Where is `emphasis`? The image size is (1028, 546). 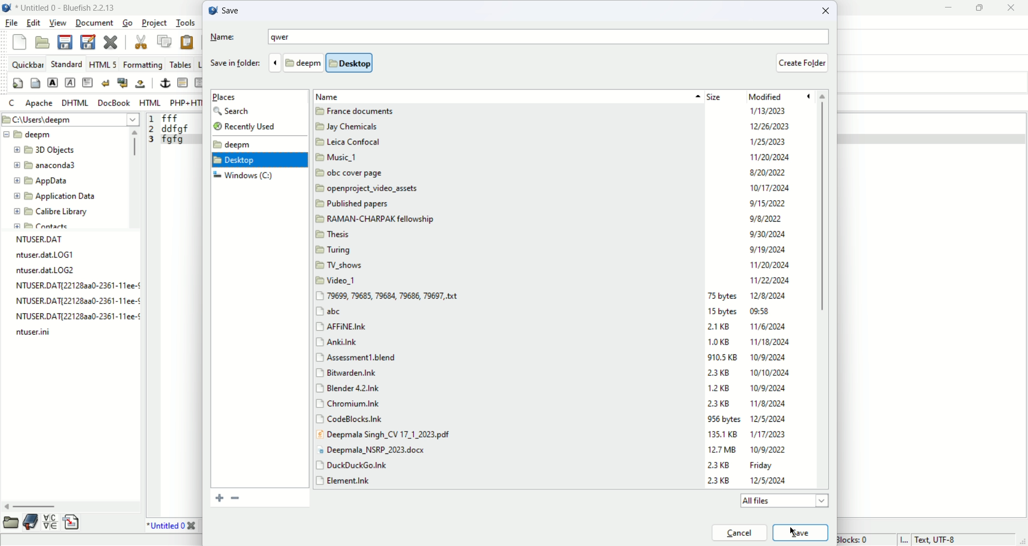
emphasis is located at coordinates (71, 83).